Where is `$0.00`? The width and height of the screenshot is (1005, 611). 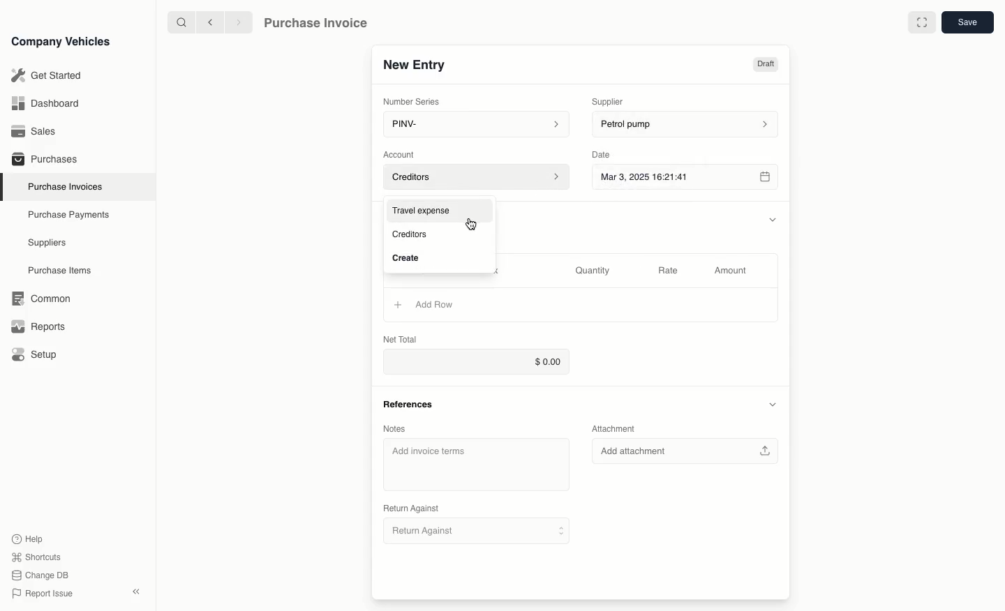 $0.00 is located at coordinates (476, 361).